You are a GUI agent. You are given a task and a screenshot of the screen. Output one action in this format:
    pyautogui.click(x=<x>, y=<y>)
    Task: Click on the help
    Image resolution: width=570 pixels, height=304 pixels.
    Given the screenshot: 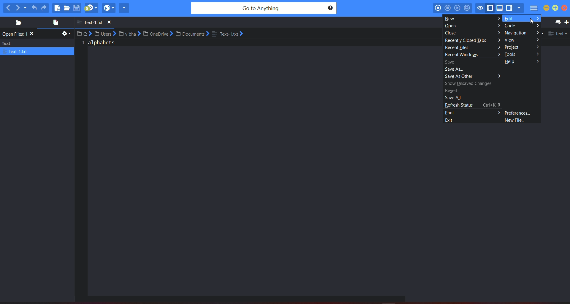 What is the action you would take?
    pyautogui.click(x=511, y=63)
    